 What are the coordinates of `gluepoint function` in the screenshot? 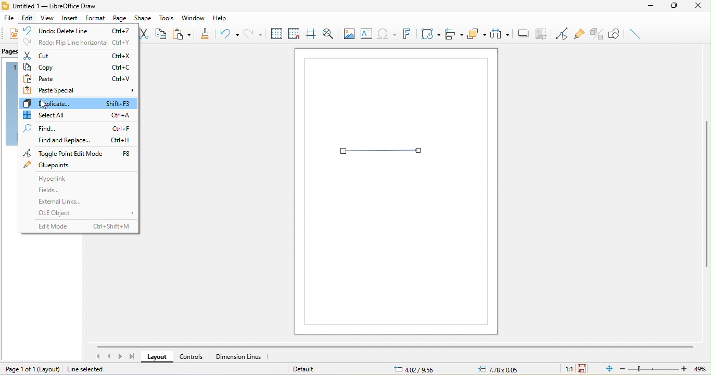 It's located at (578, 32).